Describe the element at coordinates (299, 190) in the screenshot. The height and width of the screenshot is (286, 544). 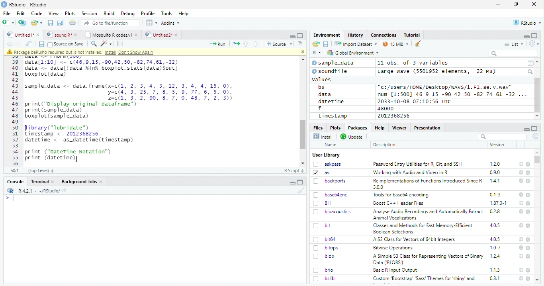
I see `clear workspace` at that location.